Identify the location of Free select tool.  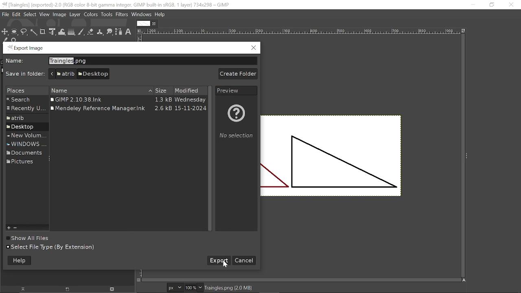
(24, 32).